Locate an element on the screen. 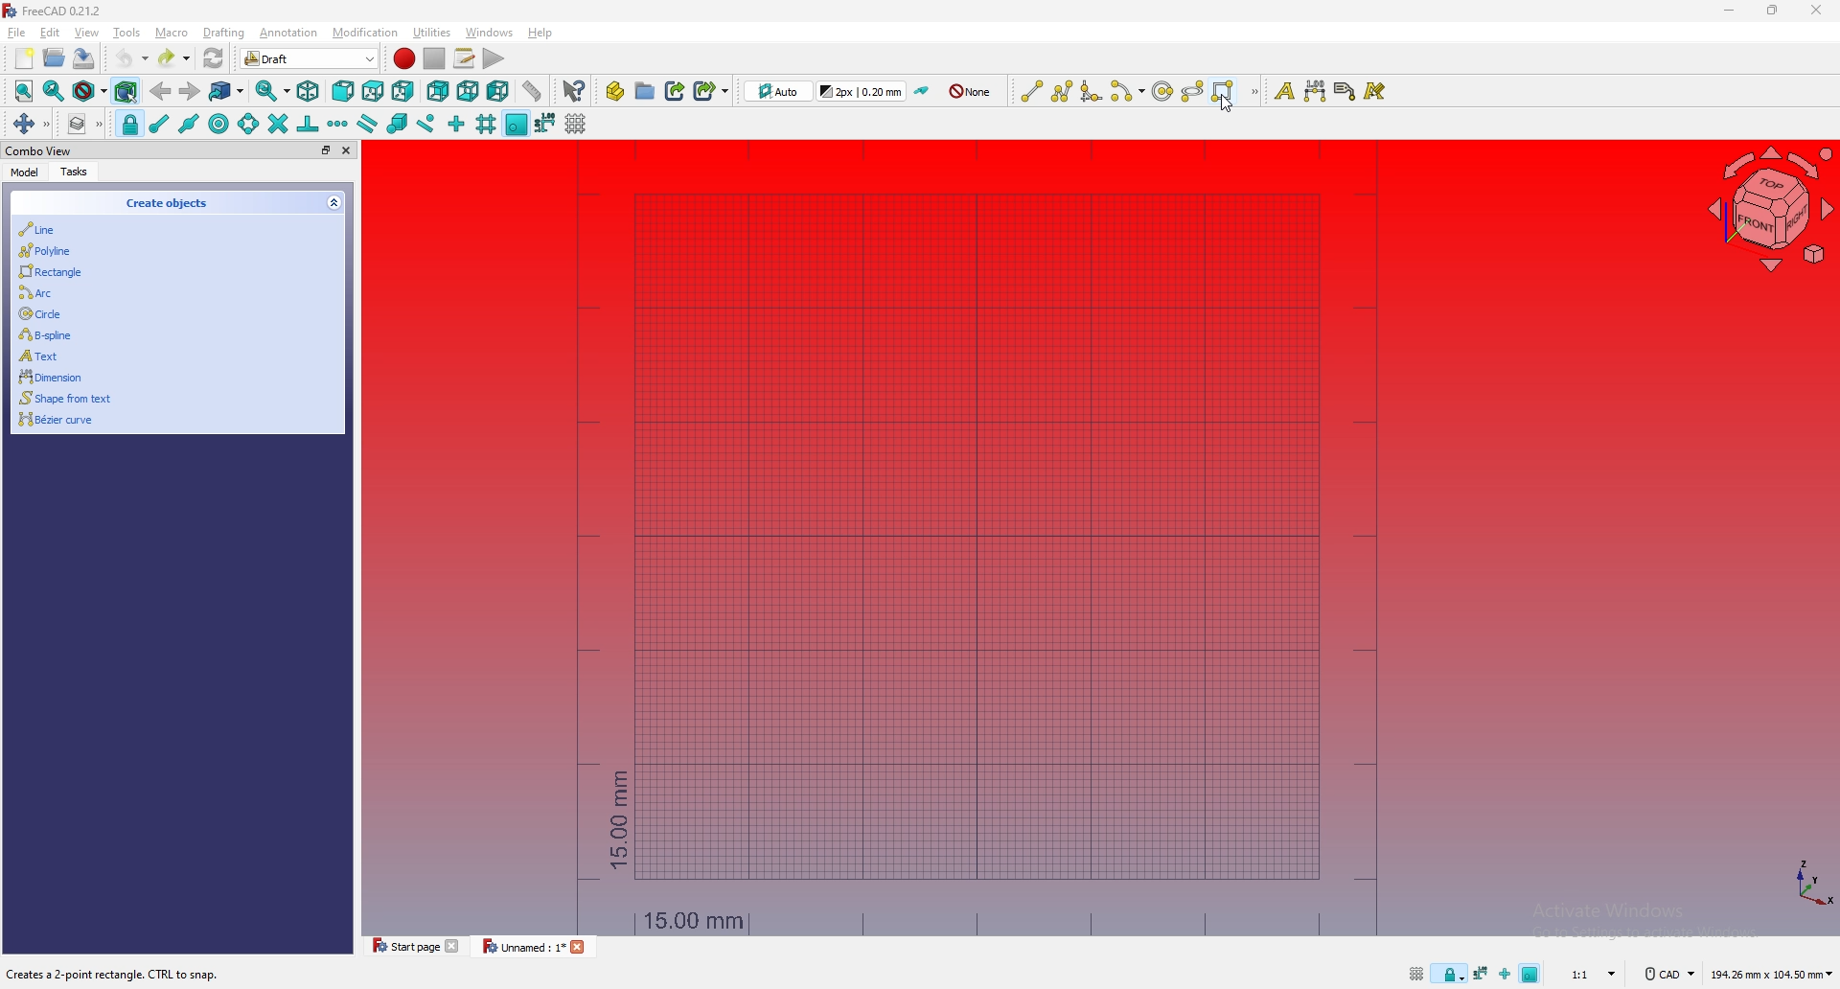  front is located at coordinates (343, 91).